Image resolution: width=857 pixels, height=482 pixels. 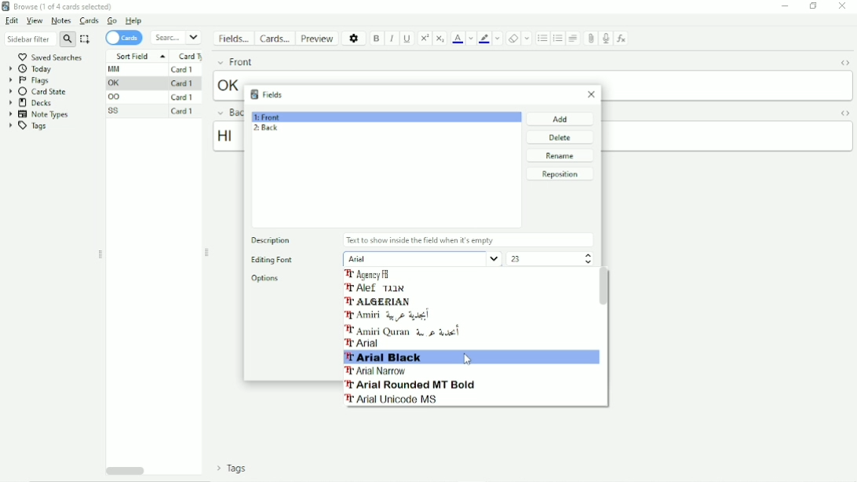 What do you see at coordinates (377, 38) in the screenshot?
I see `Bold` at bounding box center [377, 38].